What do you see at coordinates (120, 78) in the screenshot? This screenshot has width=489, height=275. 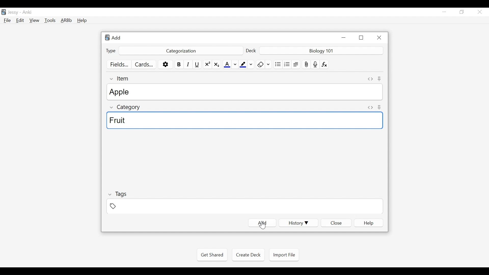 I see `Item` at bounding box center [120, 78].